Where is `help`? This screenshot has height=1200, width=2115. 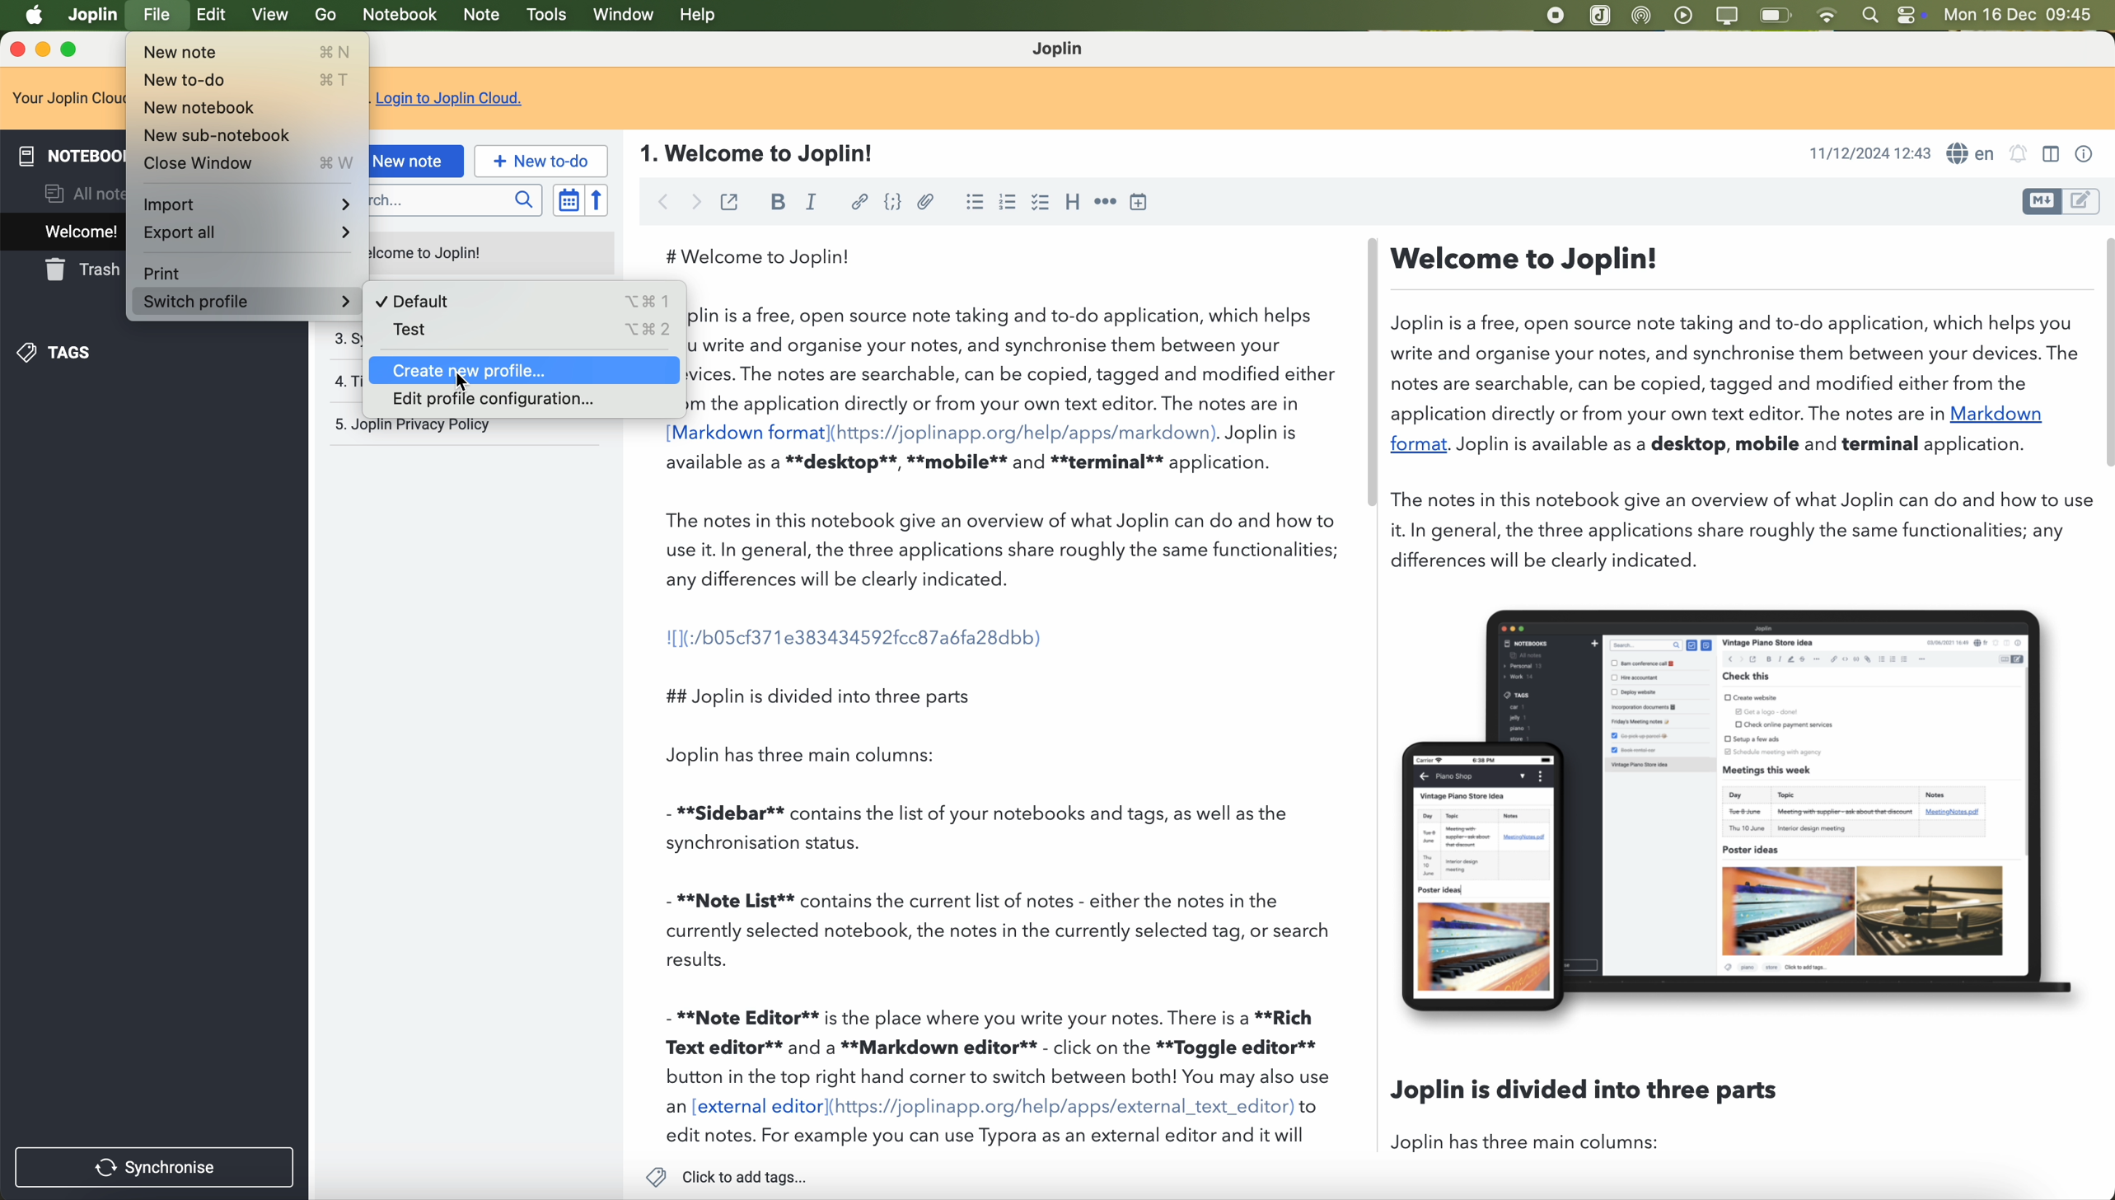
help is located at coordinates (700, 16).